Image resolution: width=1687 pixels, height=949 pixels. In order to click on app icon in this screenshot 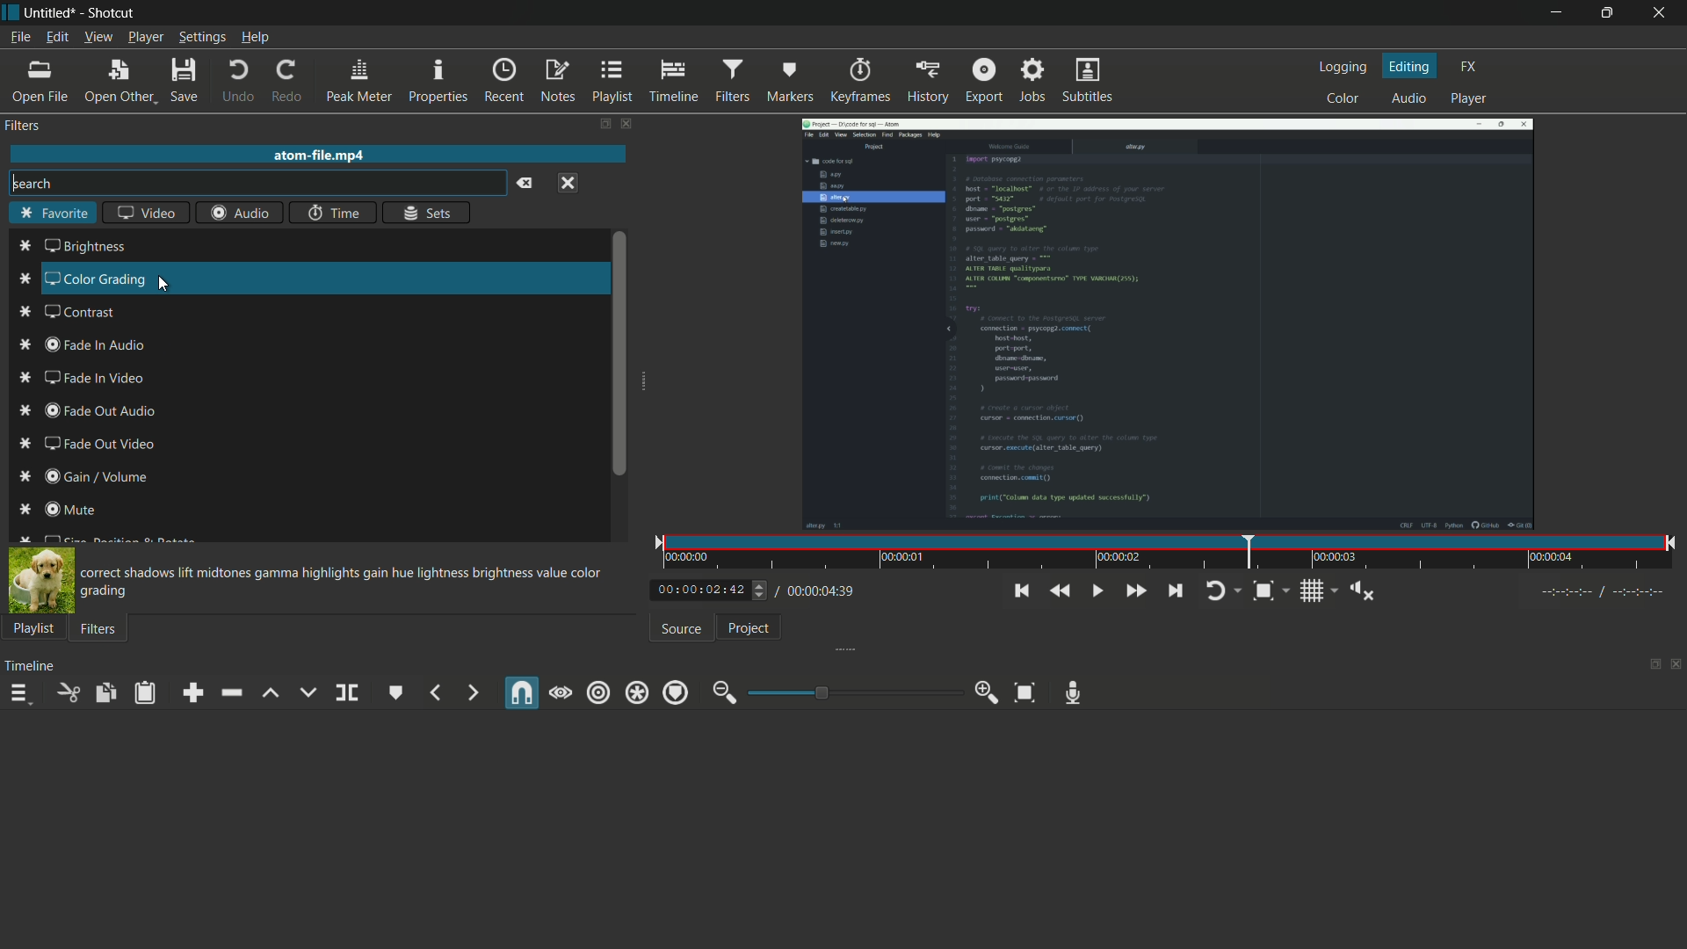, I will do `click(11, 12)`.